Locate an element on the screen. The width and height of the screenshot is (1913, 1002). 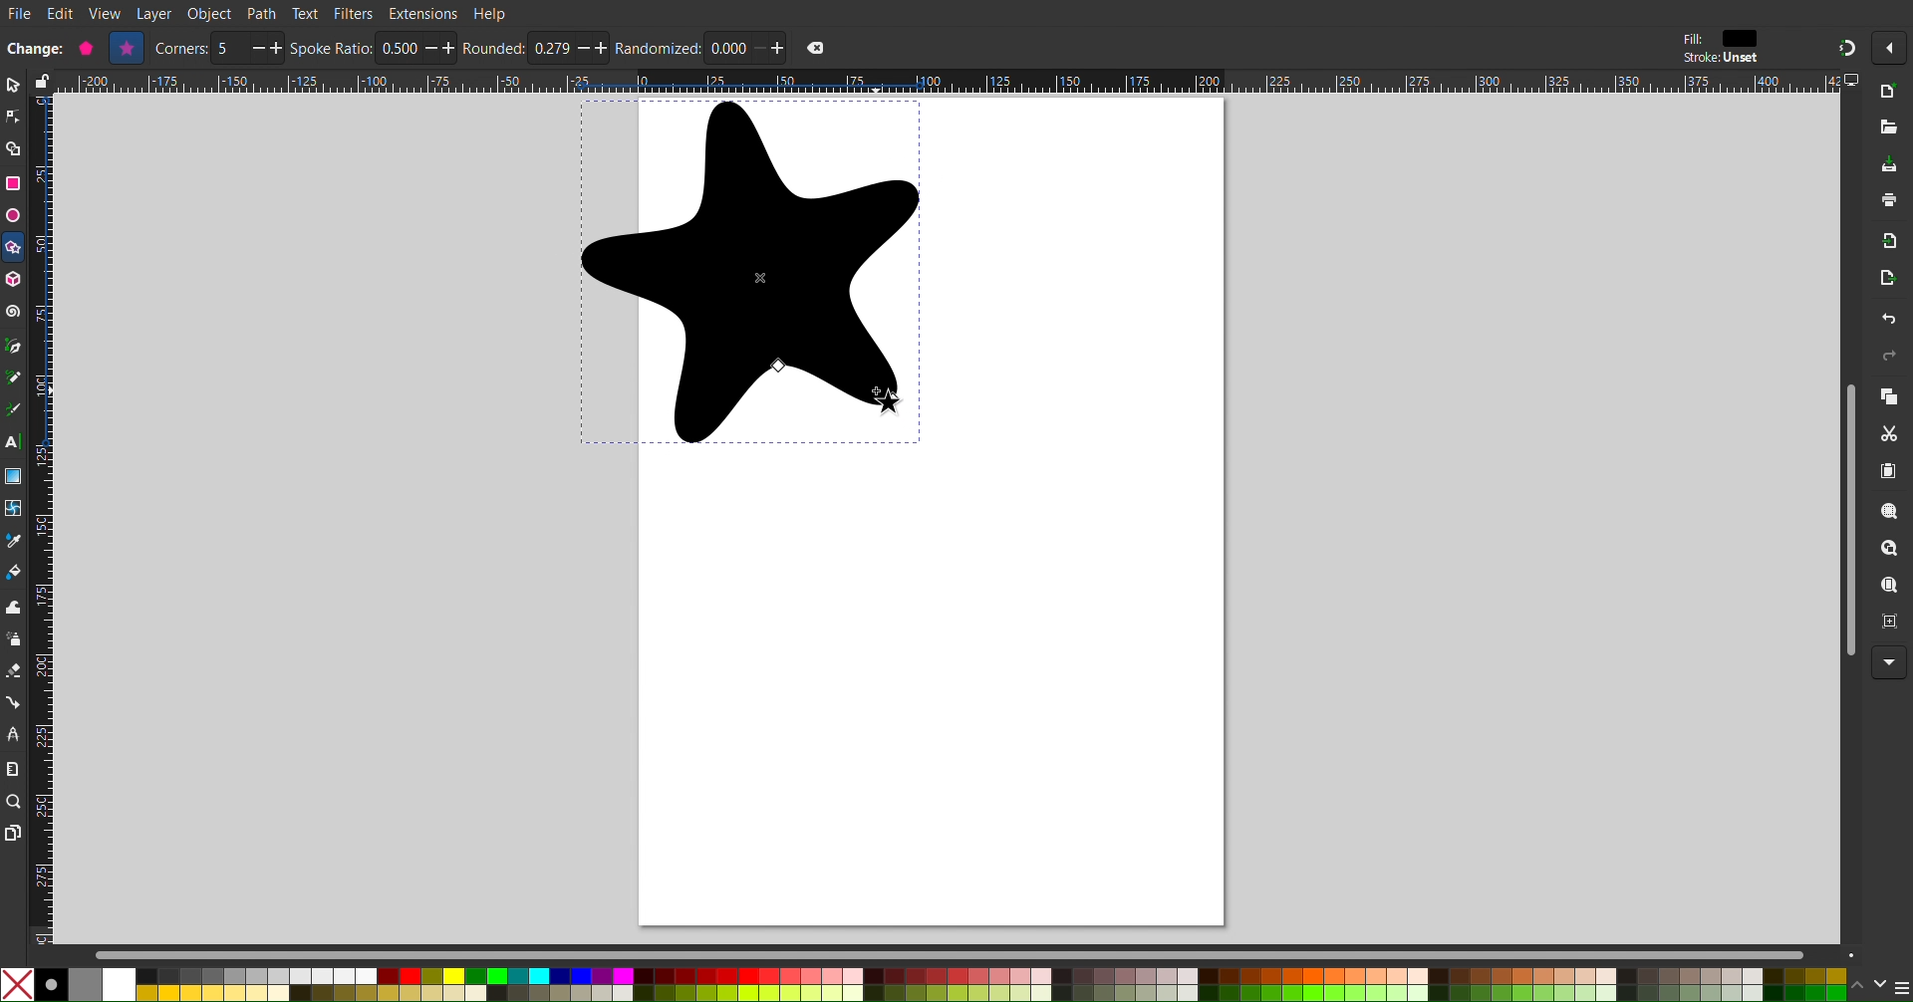
Horizontal Ruler is located at coordinates (947, 82).